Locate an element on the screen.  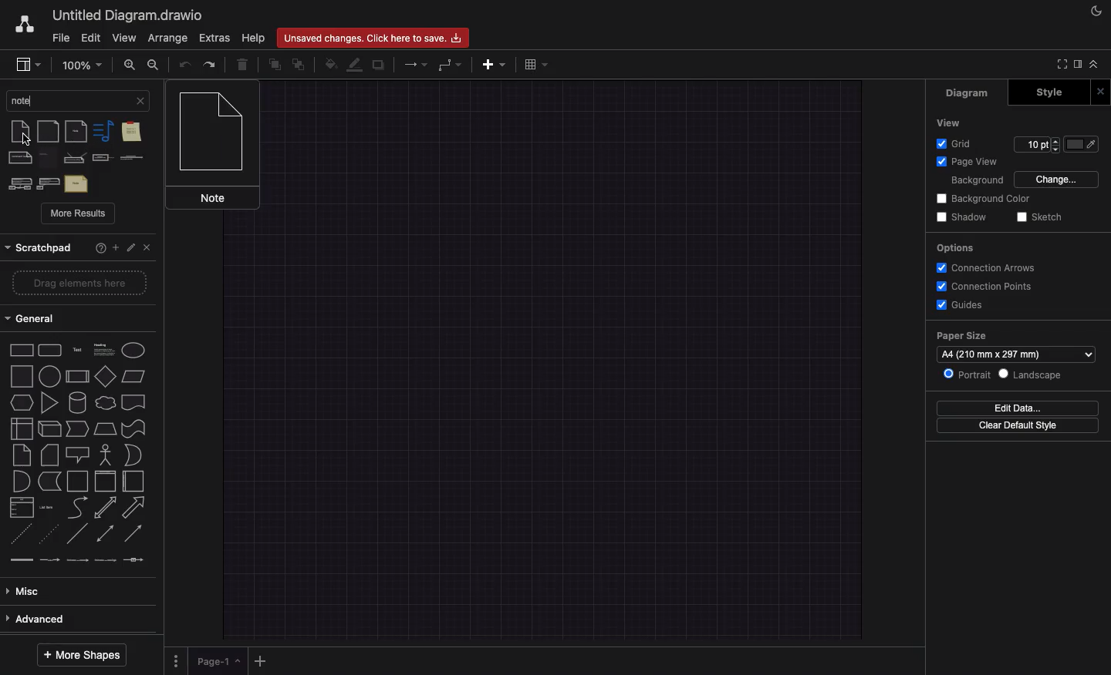
container is located at coordinates (77, 481).